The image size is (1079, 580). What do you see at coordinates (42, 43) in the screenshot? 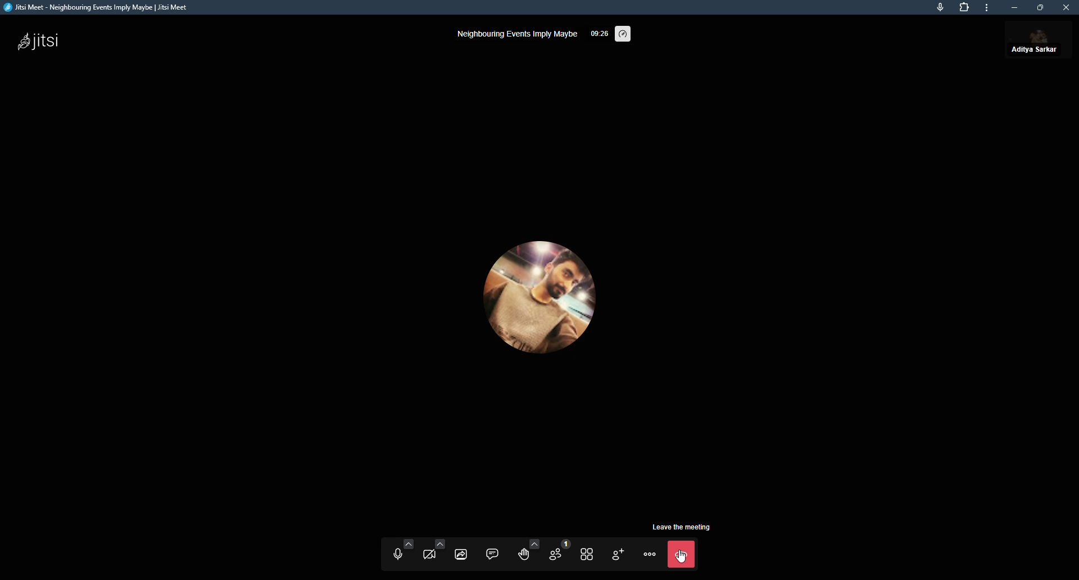
I see `jitsi` at bounding box center [42, 43].